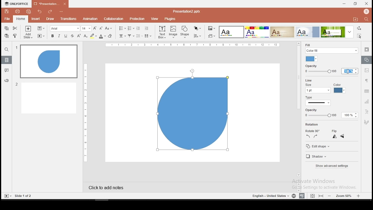 The image size is (373, 210). What do you see at coordinates (197, 28) in the screenshot?
I see `arrange objects` at bounding box center [197, 28].